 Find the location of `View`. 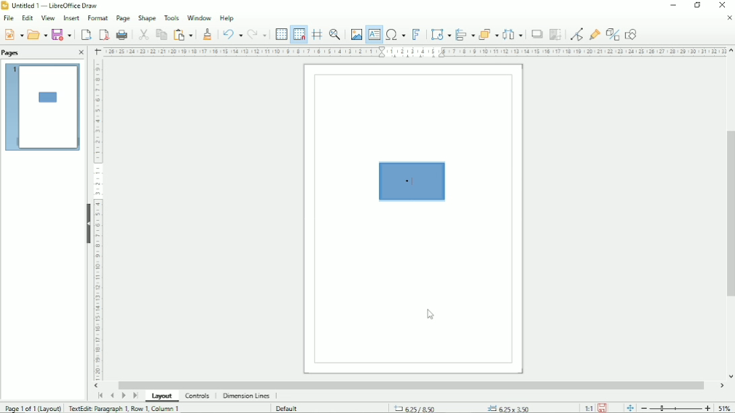

View is located at coordinates (47, 17).